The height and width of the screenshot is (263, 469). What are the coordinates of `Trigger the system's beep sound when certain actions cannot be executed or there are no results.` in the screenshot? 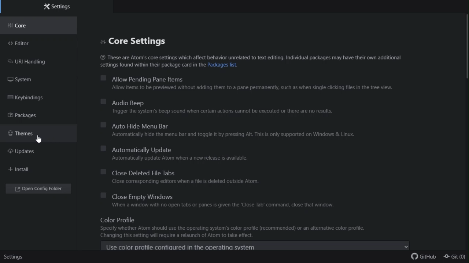 It's located at (223, 111).